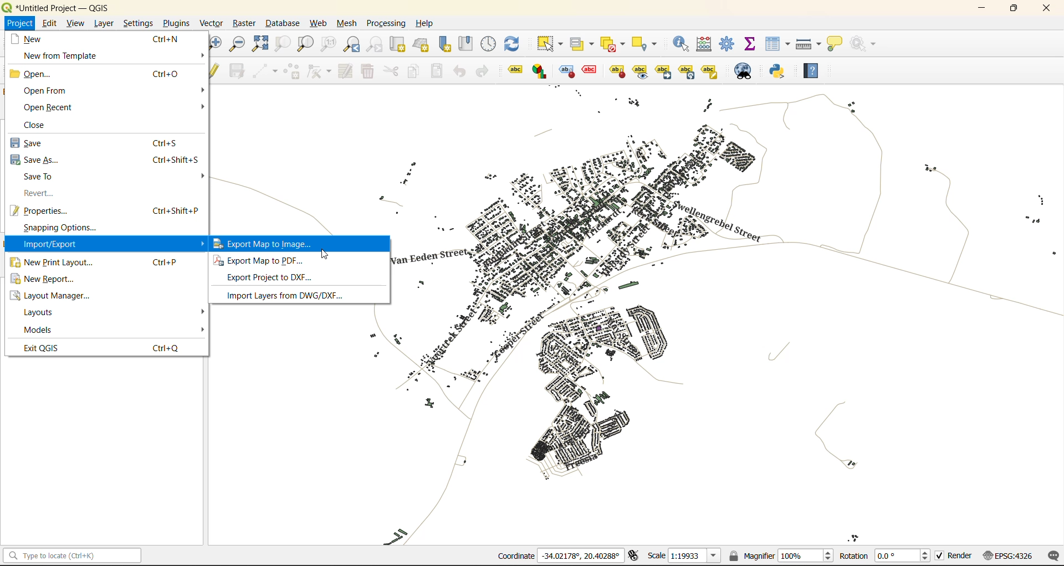 The image size is (1064, 566). Describe the element at coordinates (59, 228) in the screenshot. I see `snapping options` at that location.